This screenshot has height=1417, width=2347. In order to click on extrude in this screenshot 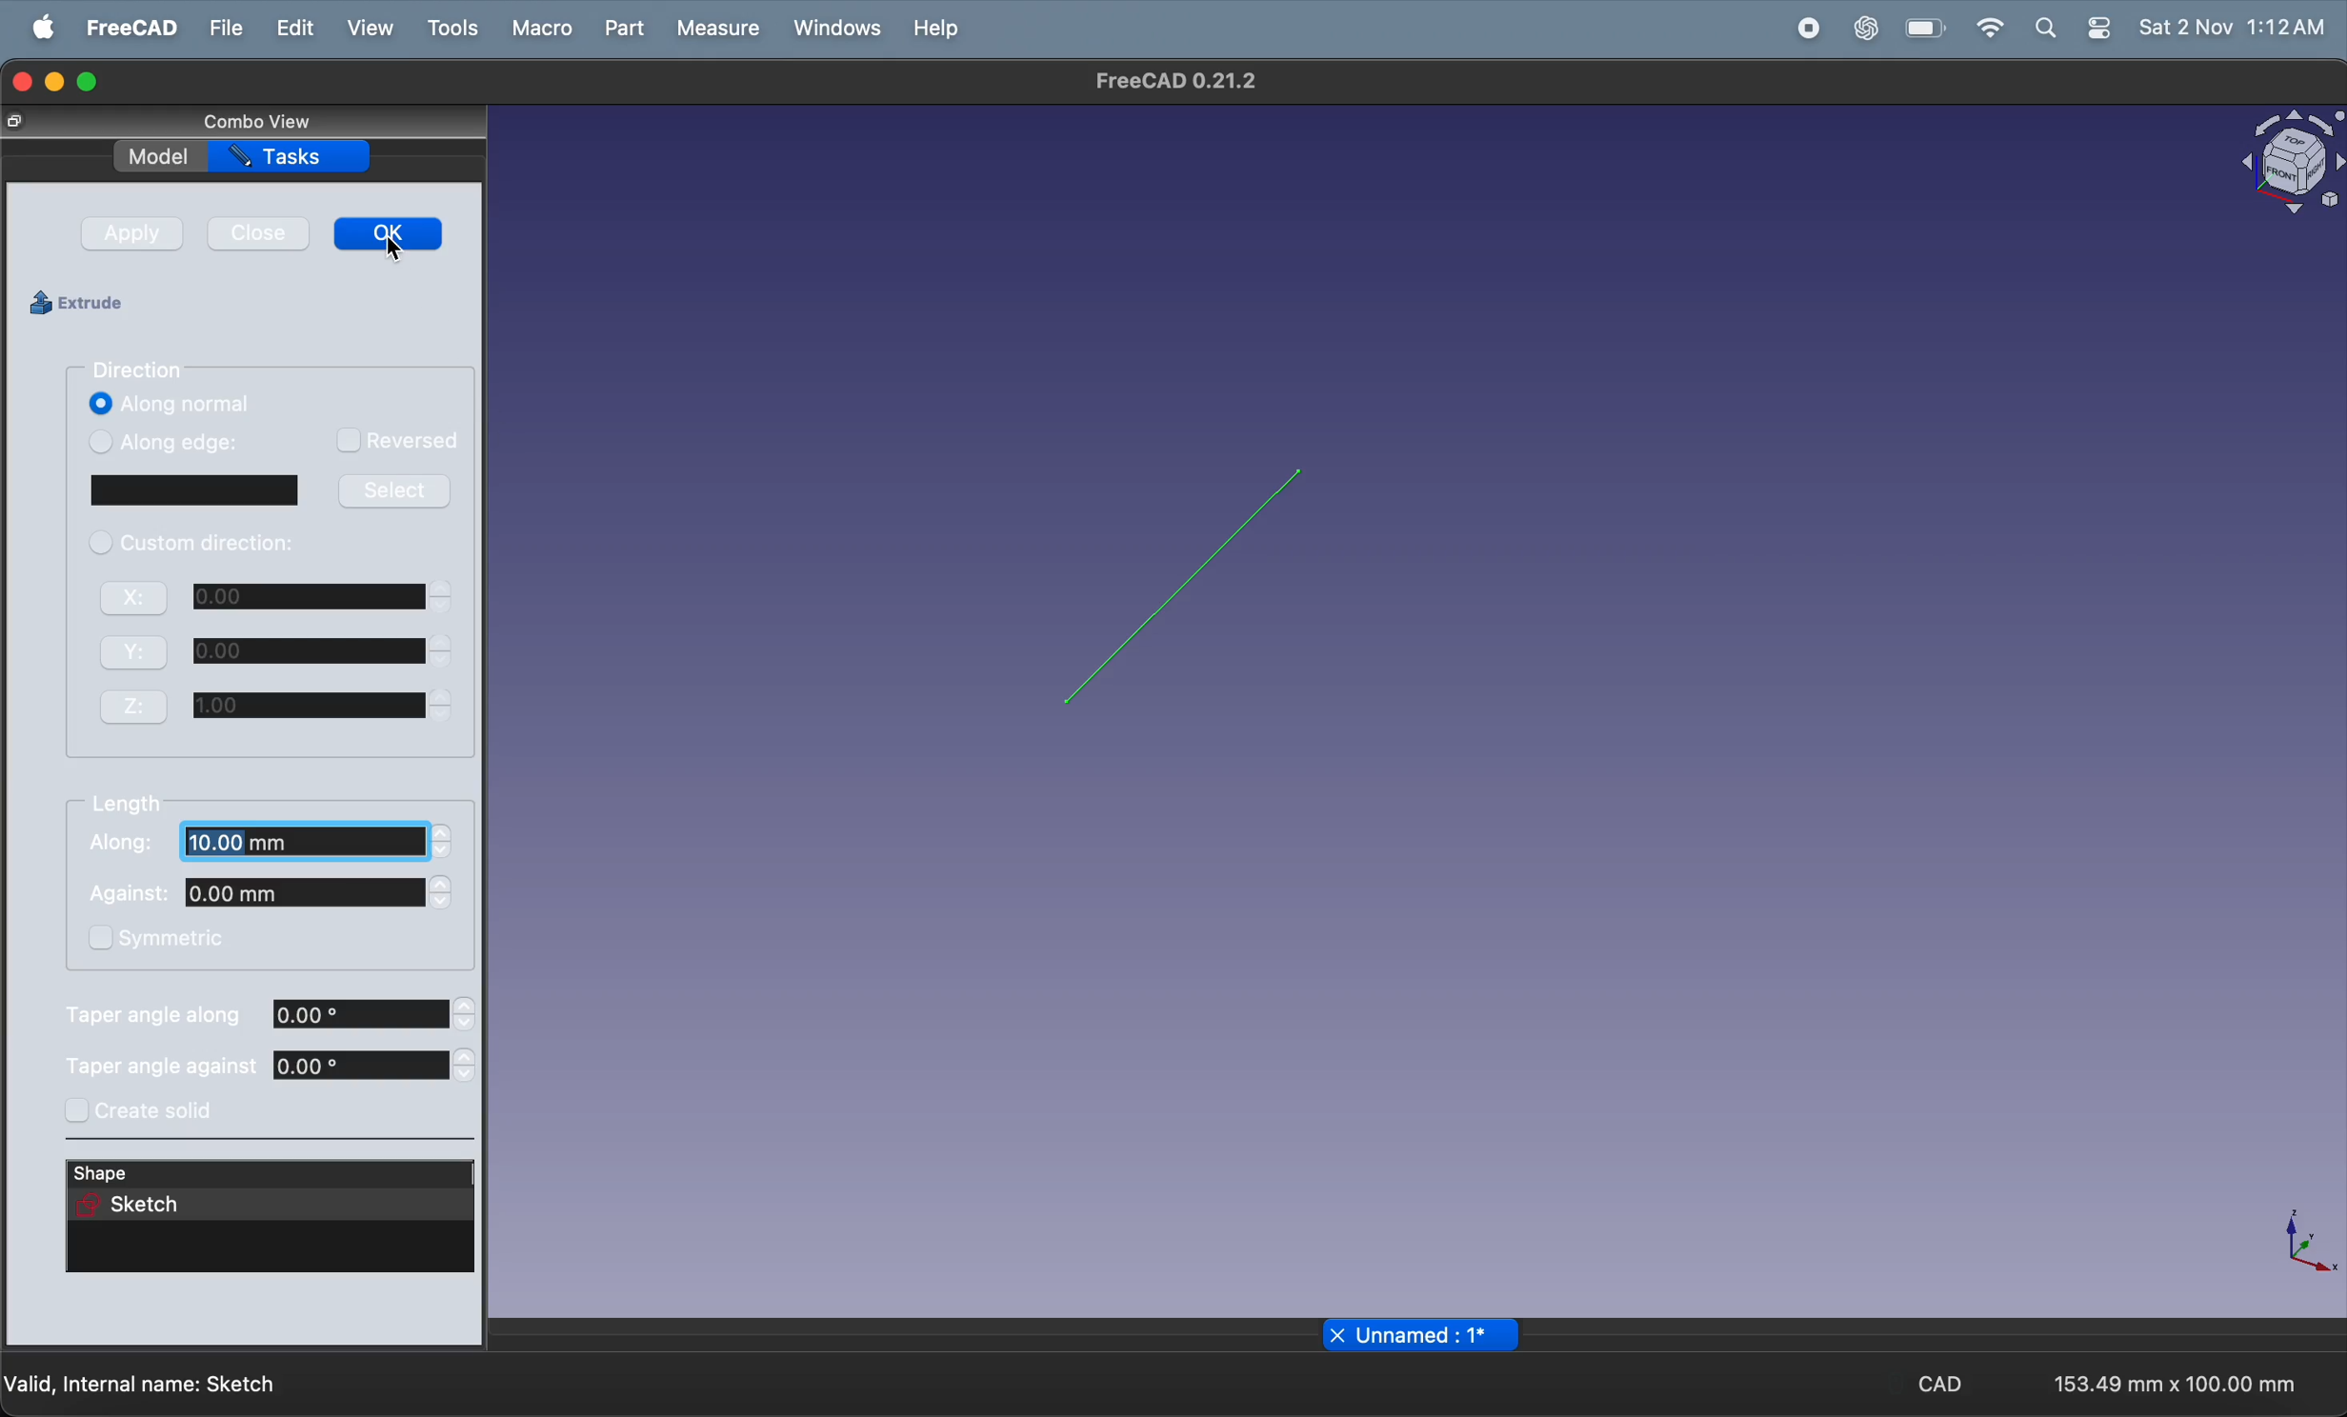, I will do `click(81, 303)`.